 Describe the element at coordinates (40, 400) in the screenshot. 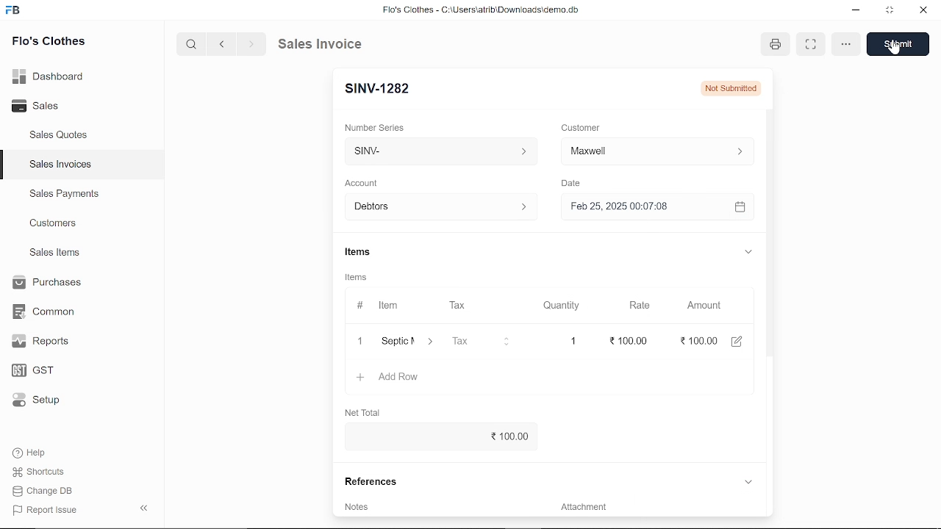

I see `Setup` at that location.